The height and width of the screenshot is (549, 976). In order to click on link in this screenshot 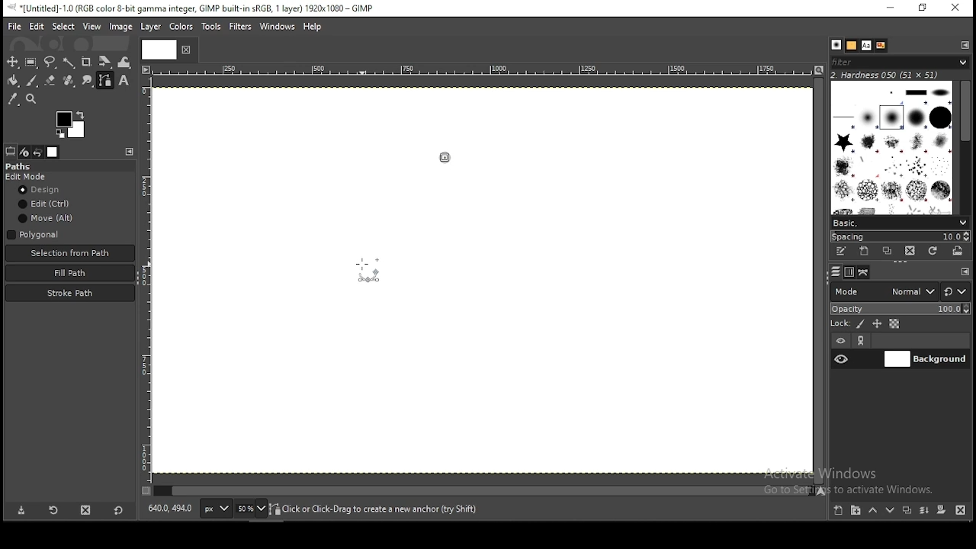, I will do `click(862, 341)`.